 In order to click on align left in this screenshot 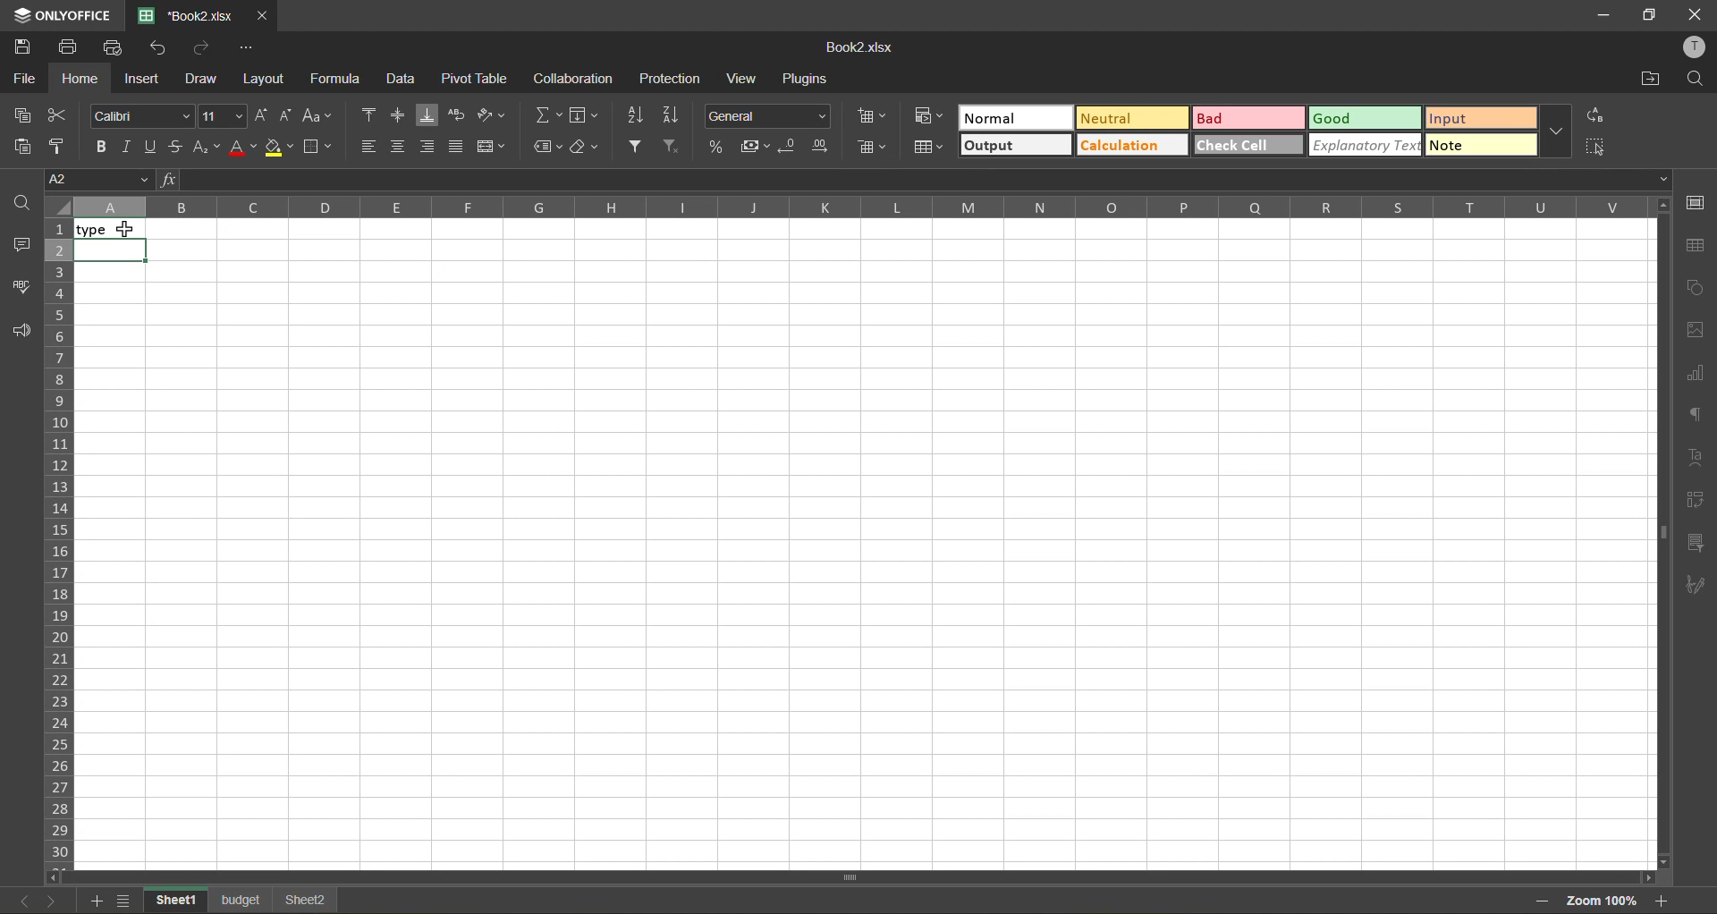, I will do `click(368, 146)`.